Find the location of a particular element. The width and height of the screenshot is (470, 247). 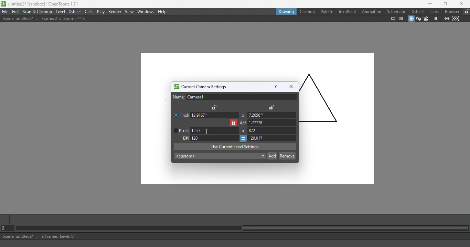

Drawing is located at coordinates (285, 11).